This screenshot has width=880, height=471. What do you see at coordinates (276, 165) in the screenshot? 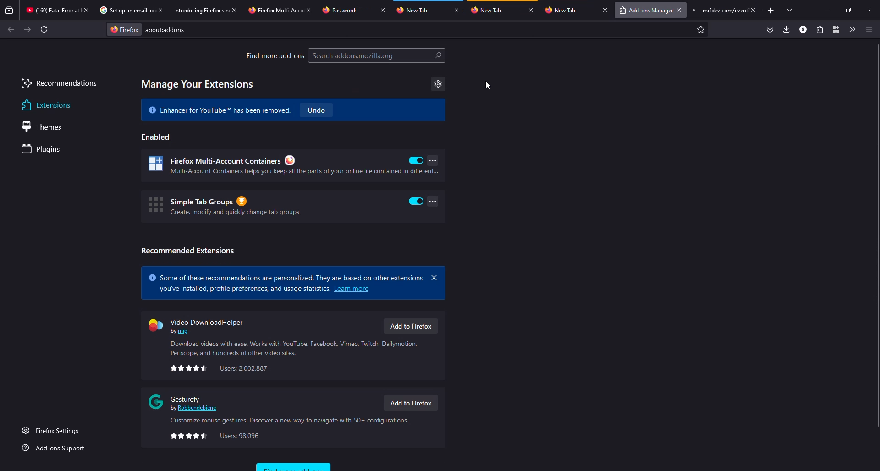
I see `multi-account` at bounding box center [276, 165].